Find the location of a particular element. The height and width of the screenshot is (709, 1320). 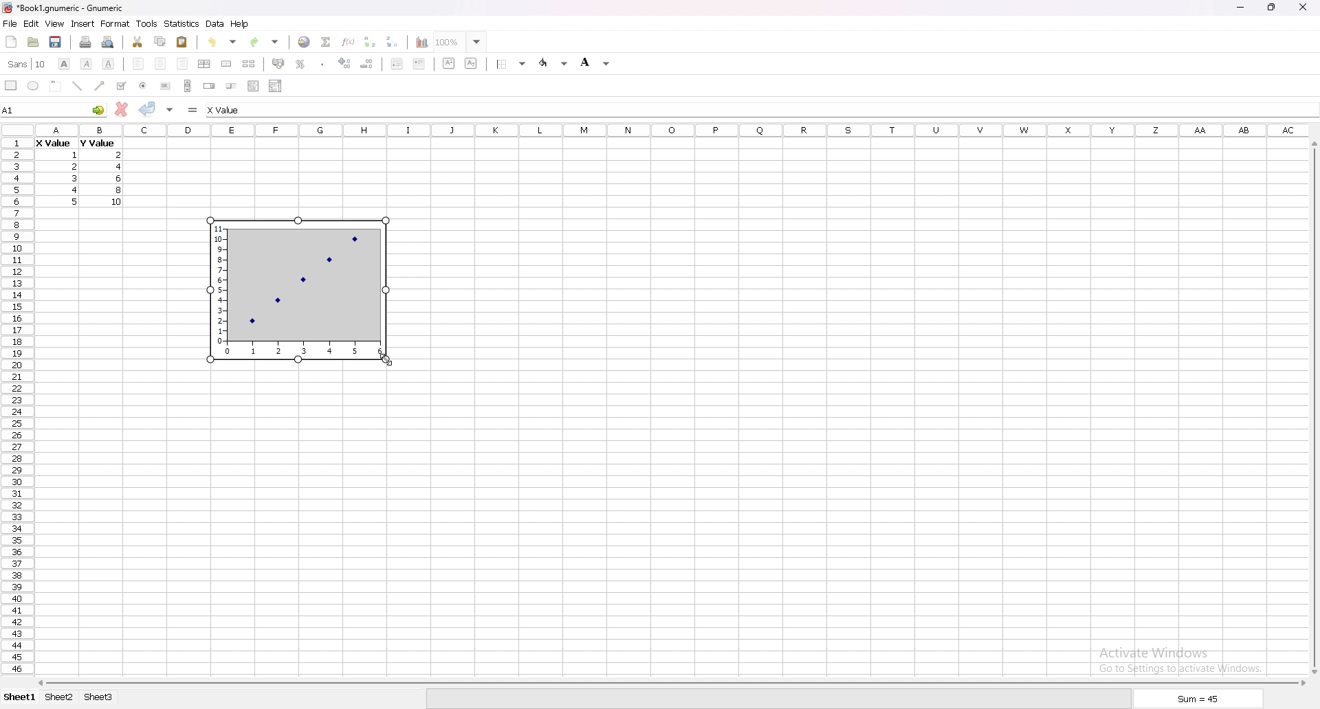

ellipse is located at coordinates (33, 85).